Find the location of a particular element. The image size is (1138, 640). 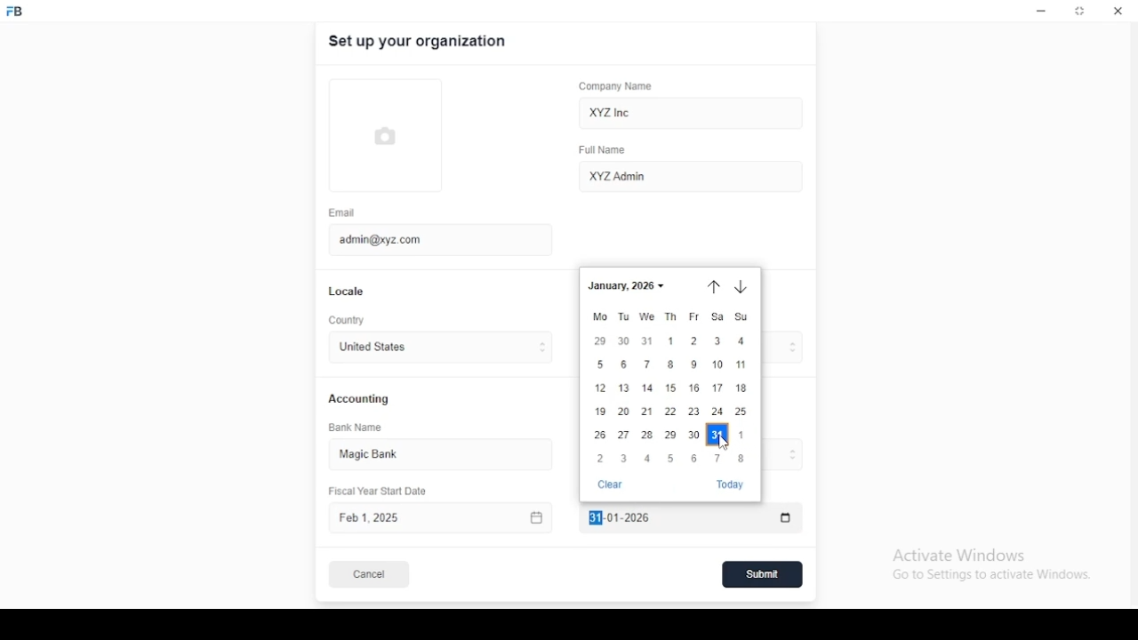

9 is located at coordinates (693, 364).